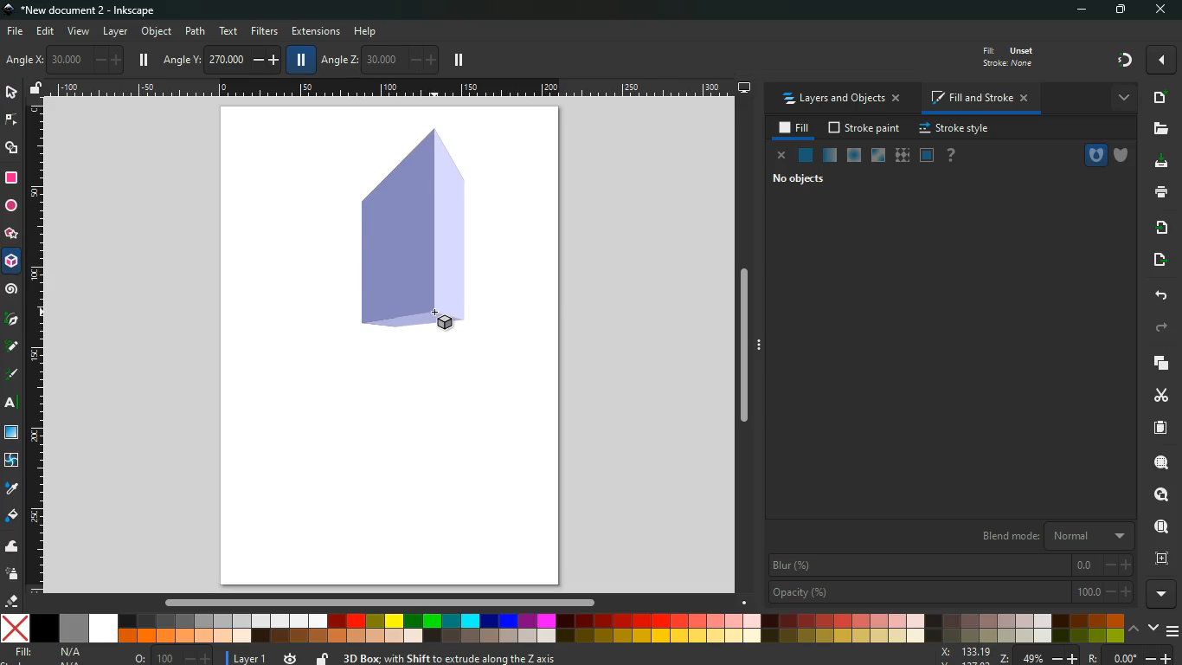 The image size is (1182, 665). Describe the element at coordinates (10, 487) in the screenshot. I see `drop` at that location.